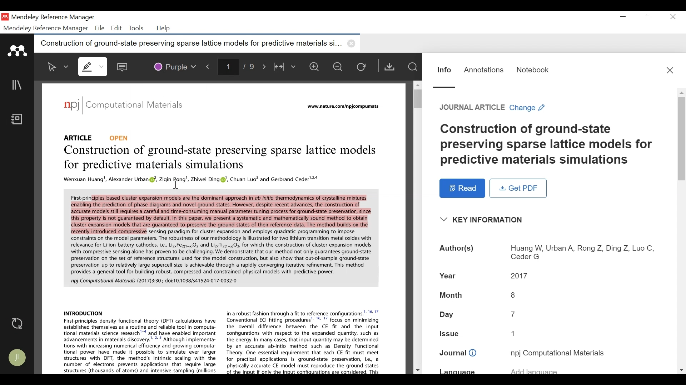 This screenshot has height=385, width=686. I want to click on Construction of ground-state preserving sparse  lattice models for predictive simulations, so click(220, 157).